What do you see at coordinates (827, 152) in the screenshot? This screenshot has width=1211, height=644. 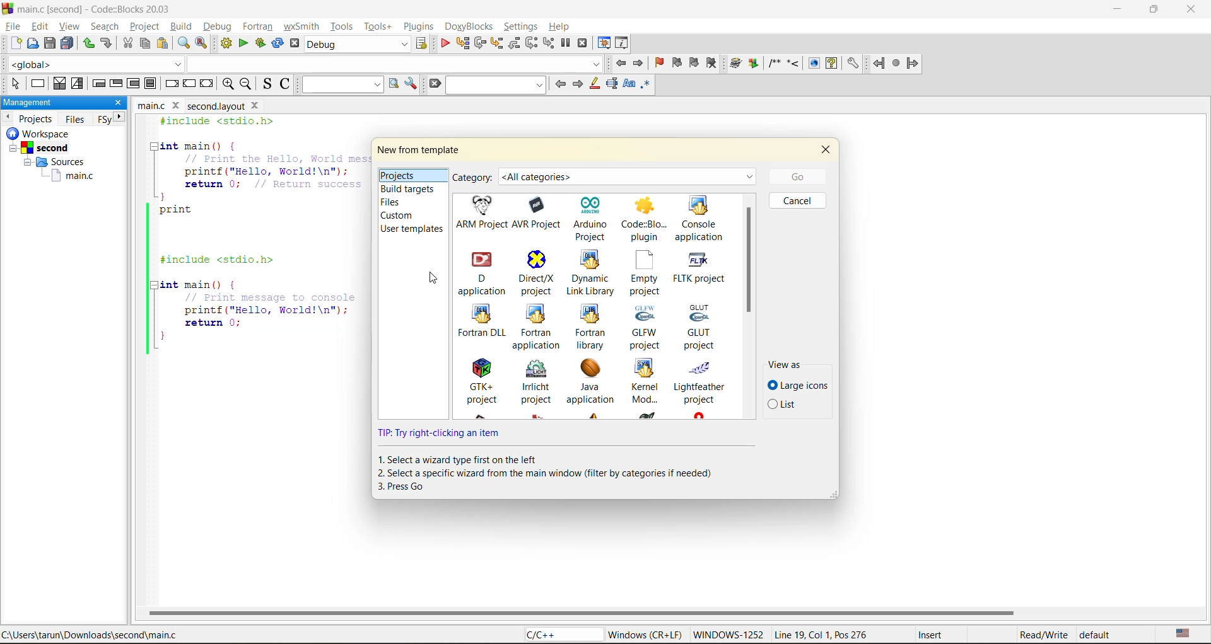 I see `close` at bounding box center [827, 152].